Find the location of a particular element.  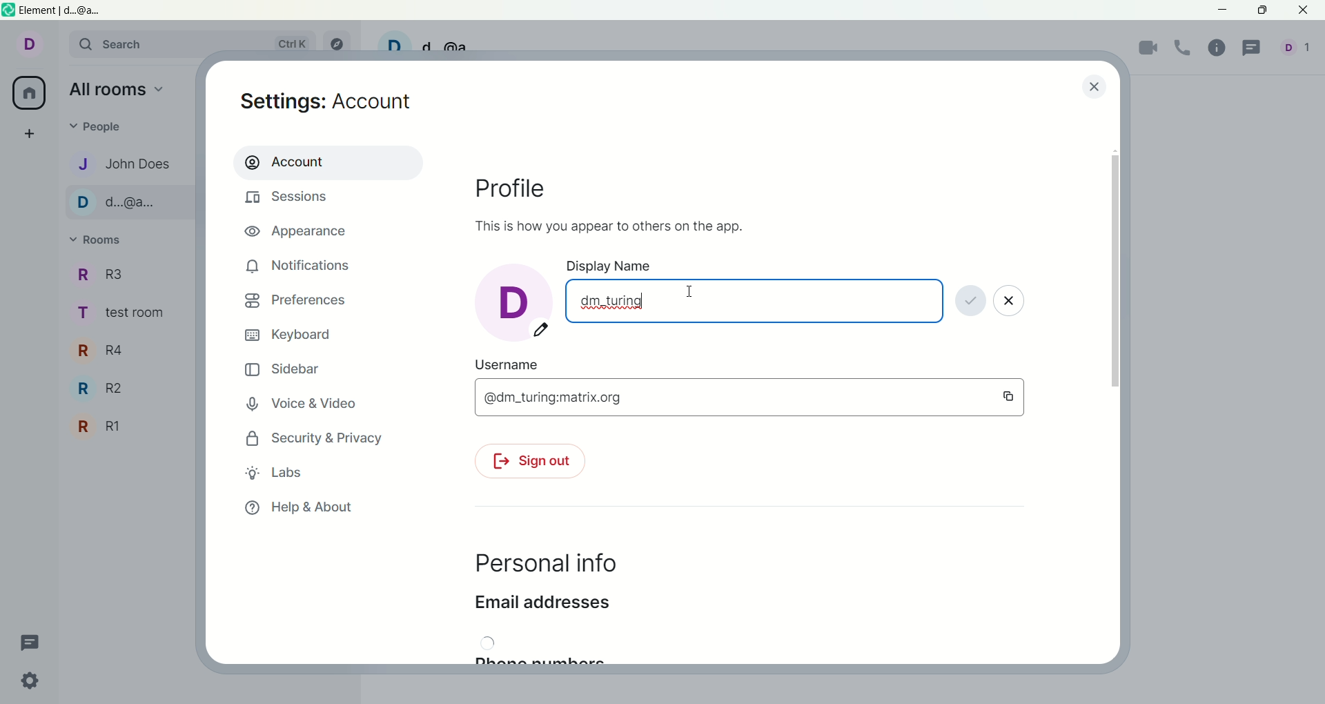

sign out is located at coordinates (528, 463).